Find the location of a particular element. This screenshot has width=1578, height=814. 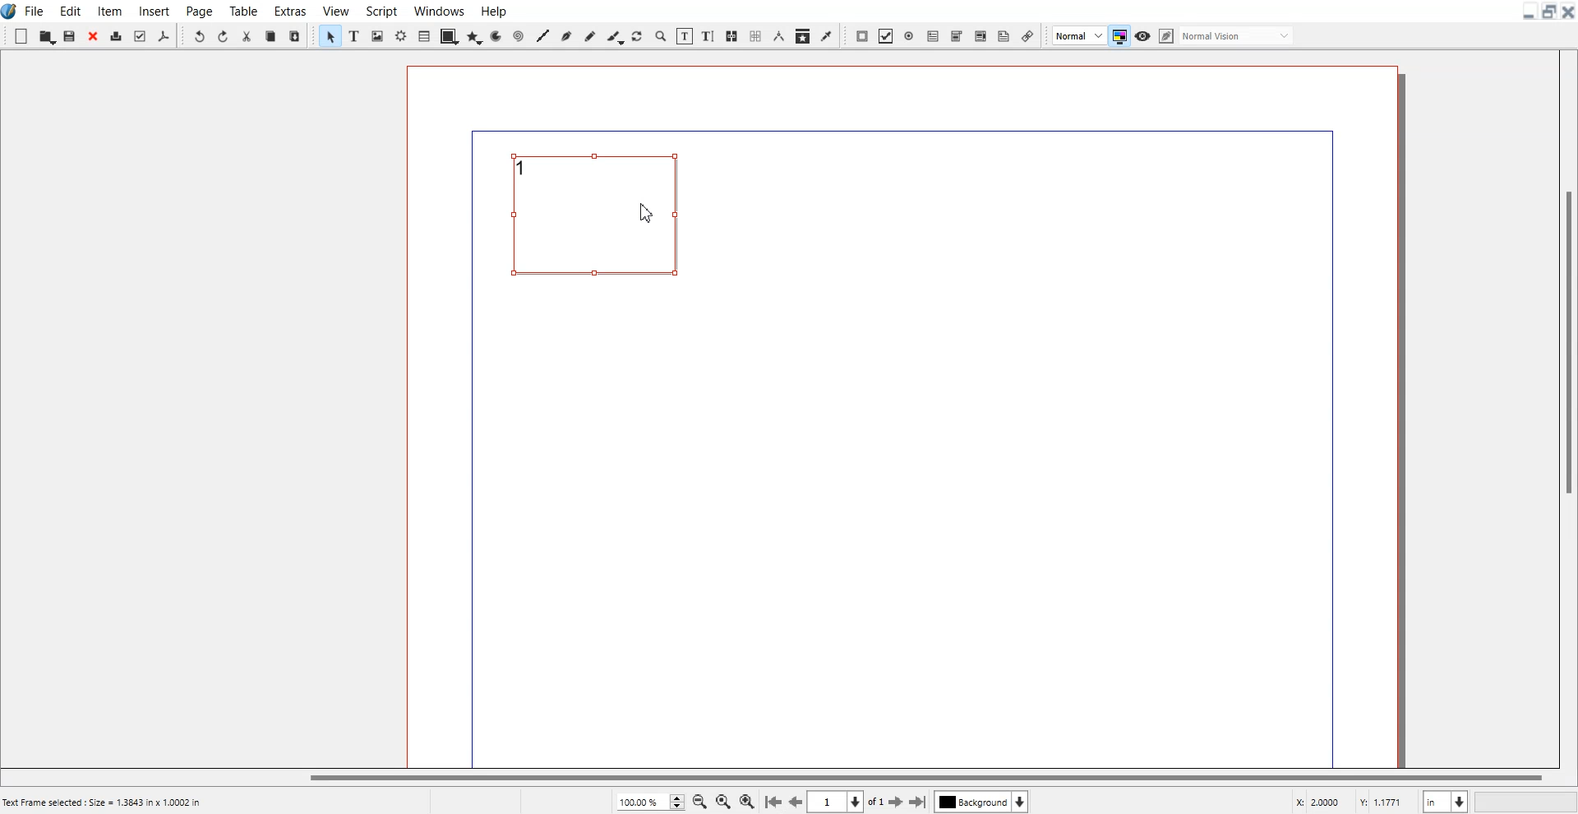

PDF Radio Button is located at coordinates (909, 36).